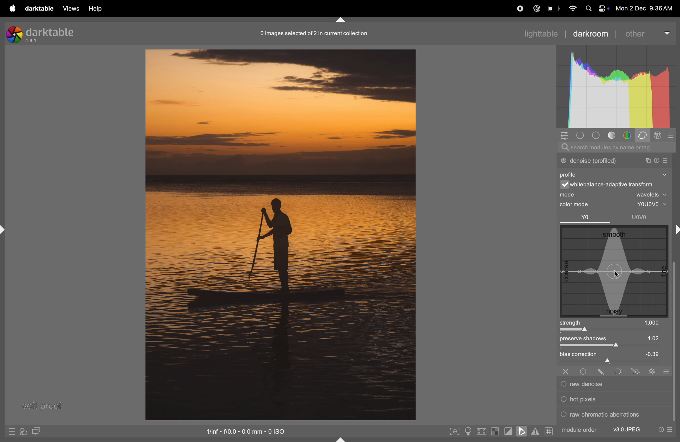 The image size is (680, 442). Describe the element at coordinates (665, 372) in the screenshot. I see `signs` at that location.